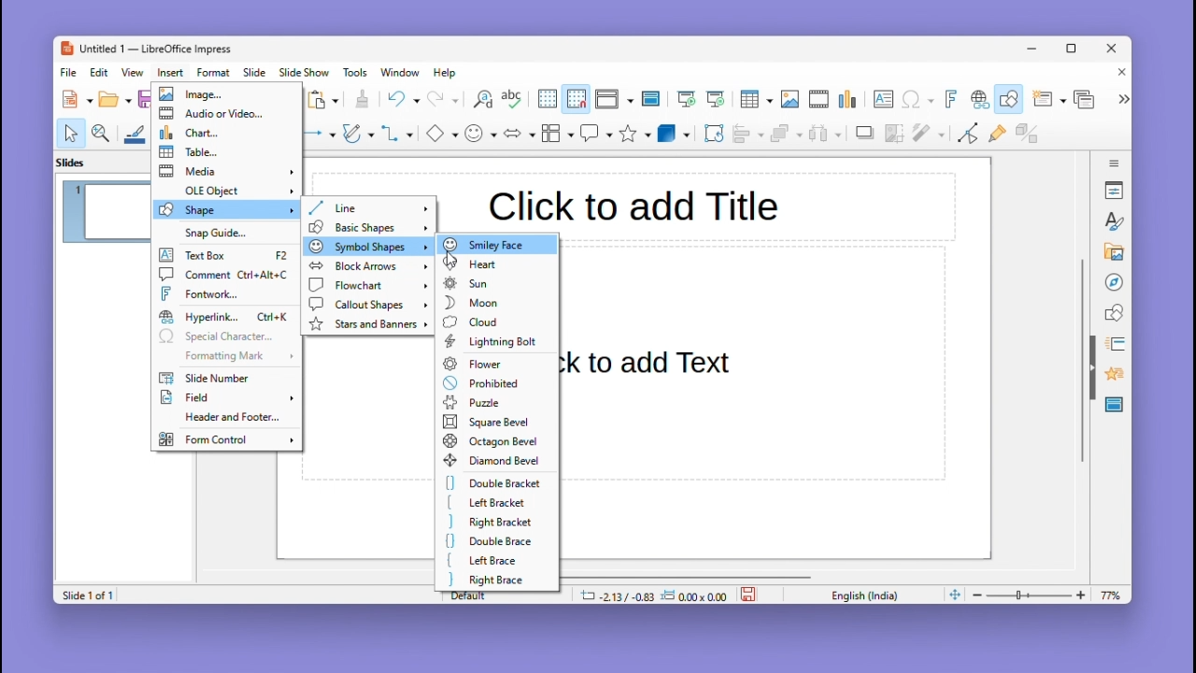  What do you see at coordinates (520, 132) in the screenshot?
I see `Double arrow` at bounding box center [520, 132].